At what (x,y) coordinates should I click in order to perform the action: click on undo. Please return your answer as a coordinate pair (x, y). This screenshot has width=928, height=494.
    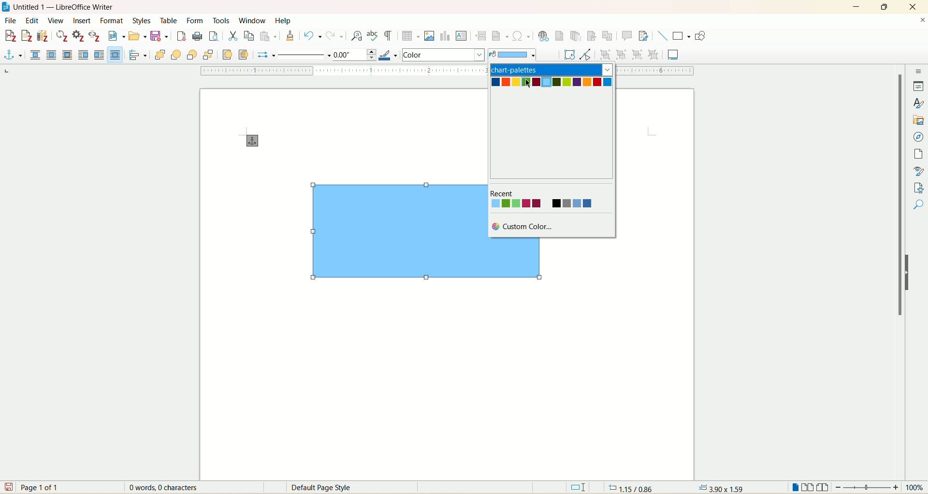
    Looking at the image, I should click on (314, 37).